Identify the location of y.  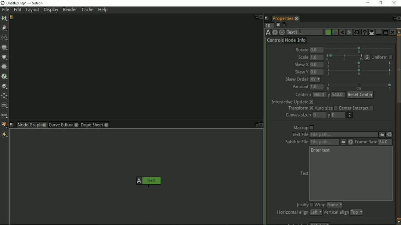
(329, 95).